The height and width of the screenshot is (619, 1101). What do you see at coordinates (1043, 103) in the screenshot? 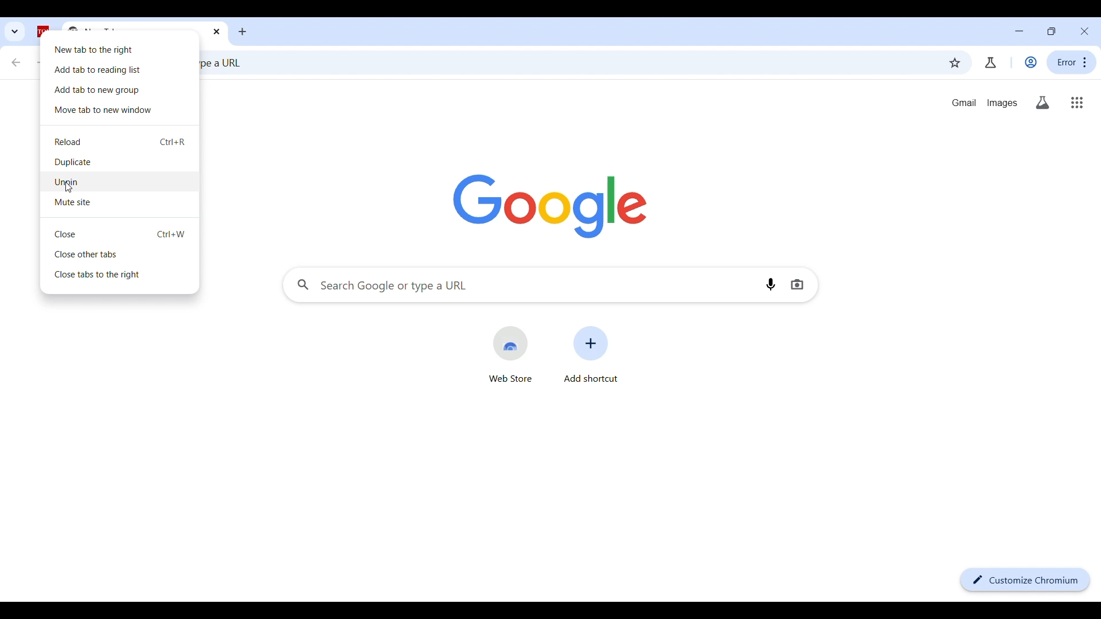
I see `Search labs` at bounding box center [1043, 103].